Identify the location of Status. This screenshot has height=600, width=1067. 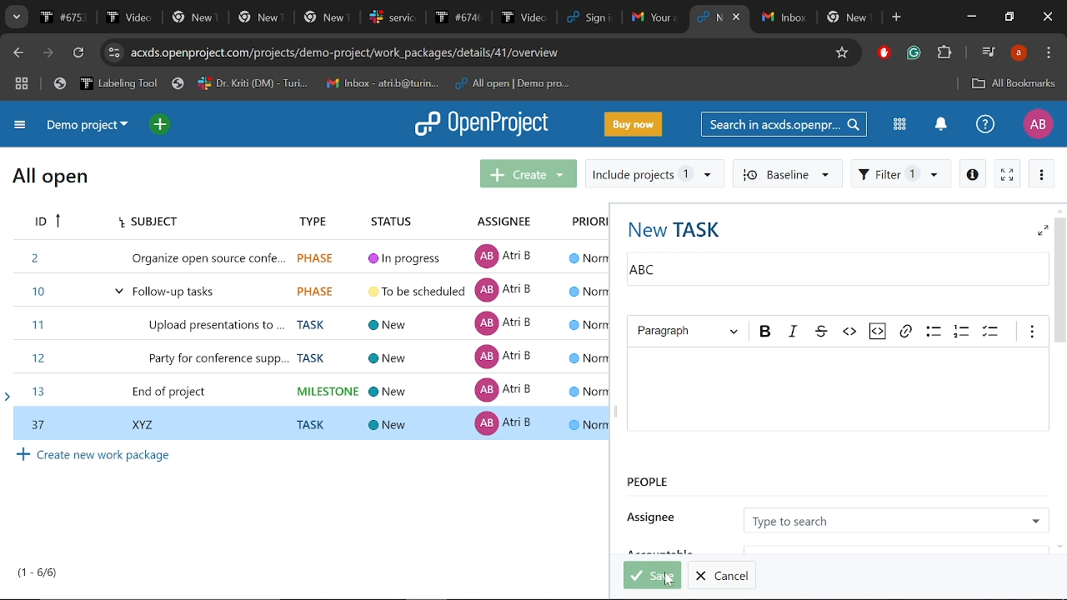
(398, 217).